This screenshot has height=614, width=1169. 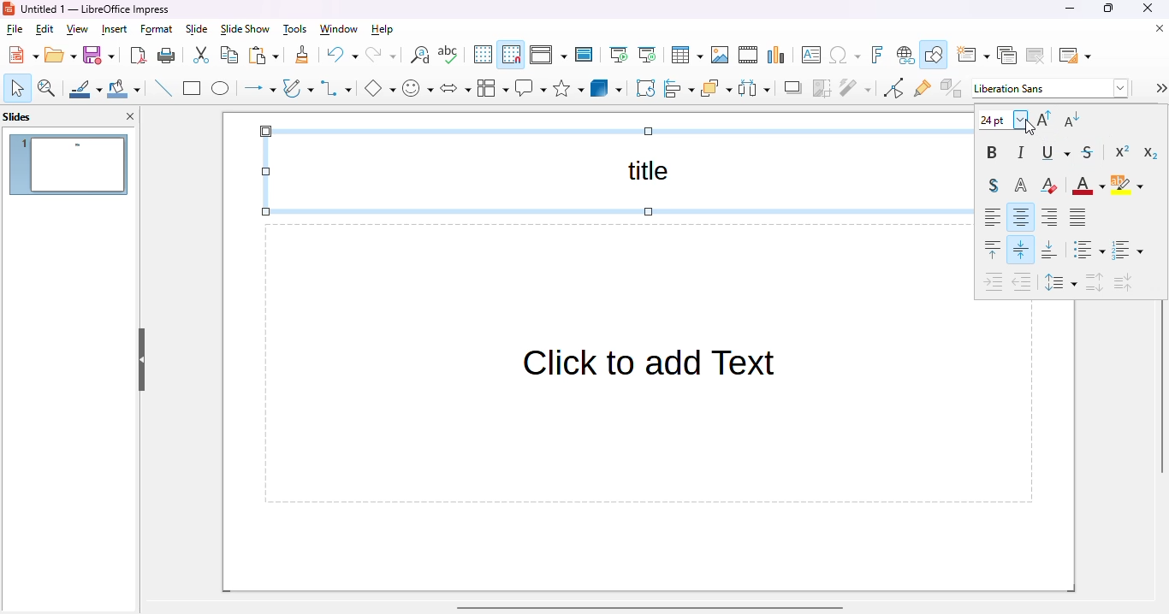 What do you see at coordinates (336, 88) in the screenshot?
I see `connectors` at bounding box center [336, 88].